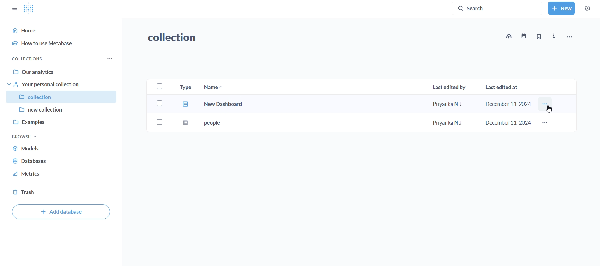 The image size is (600, 266). Describe the element at coordinates (214, 87) in the screenshot. I see `name` at that location.